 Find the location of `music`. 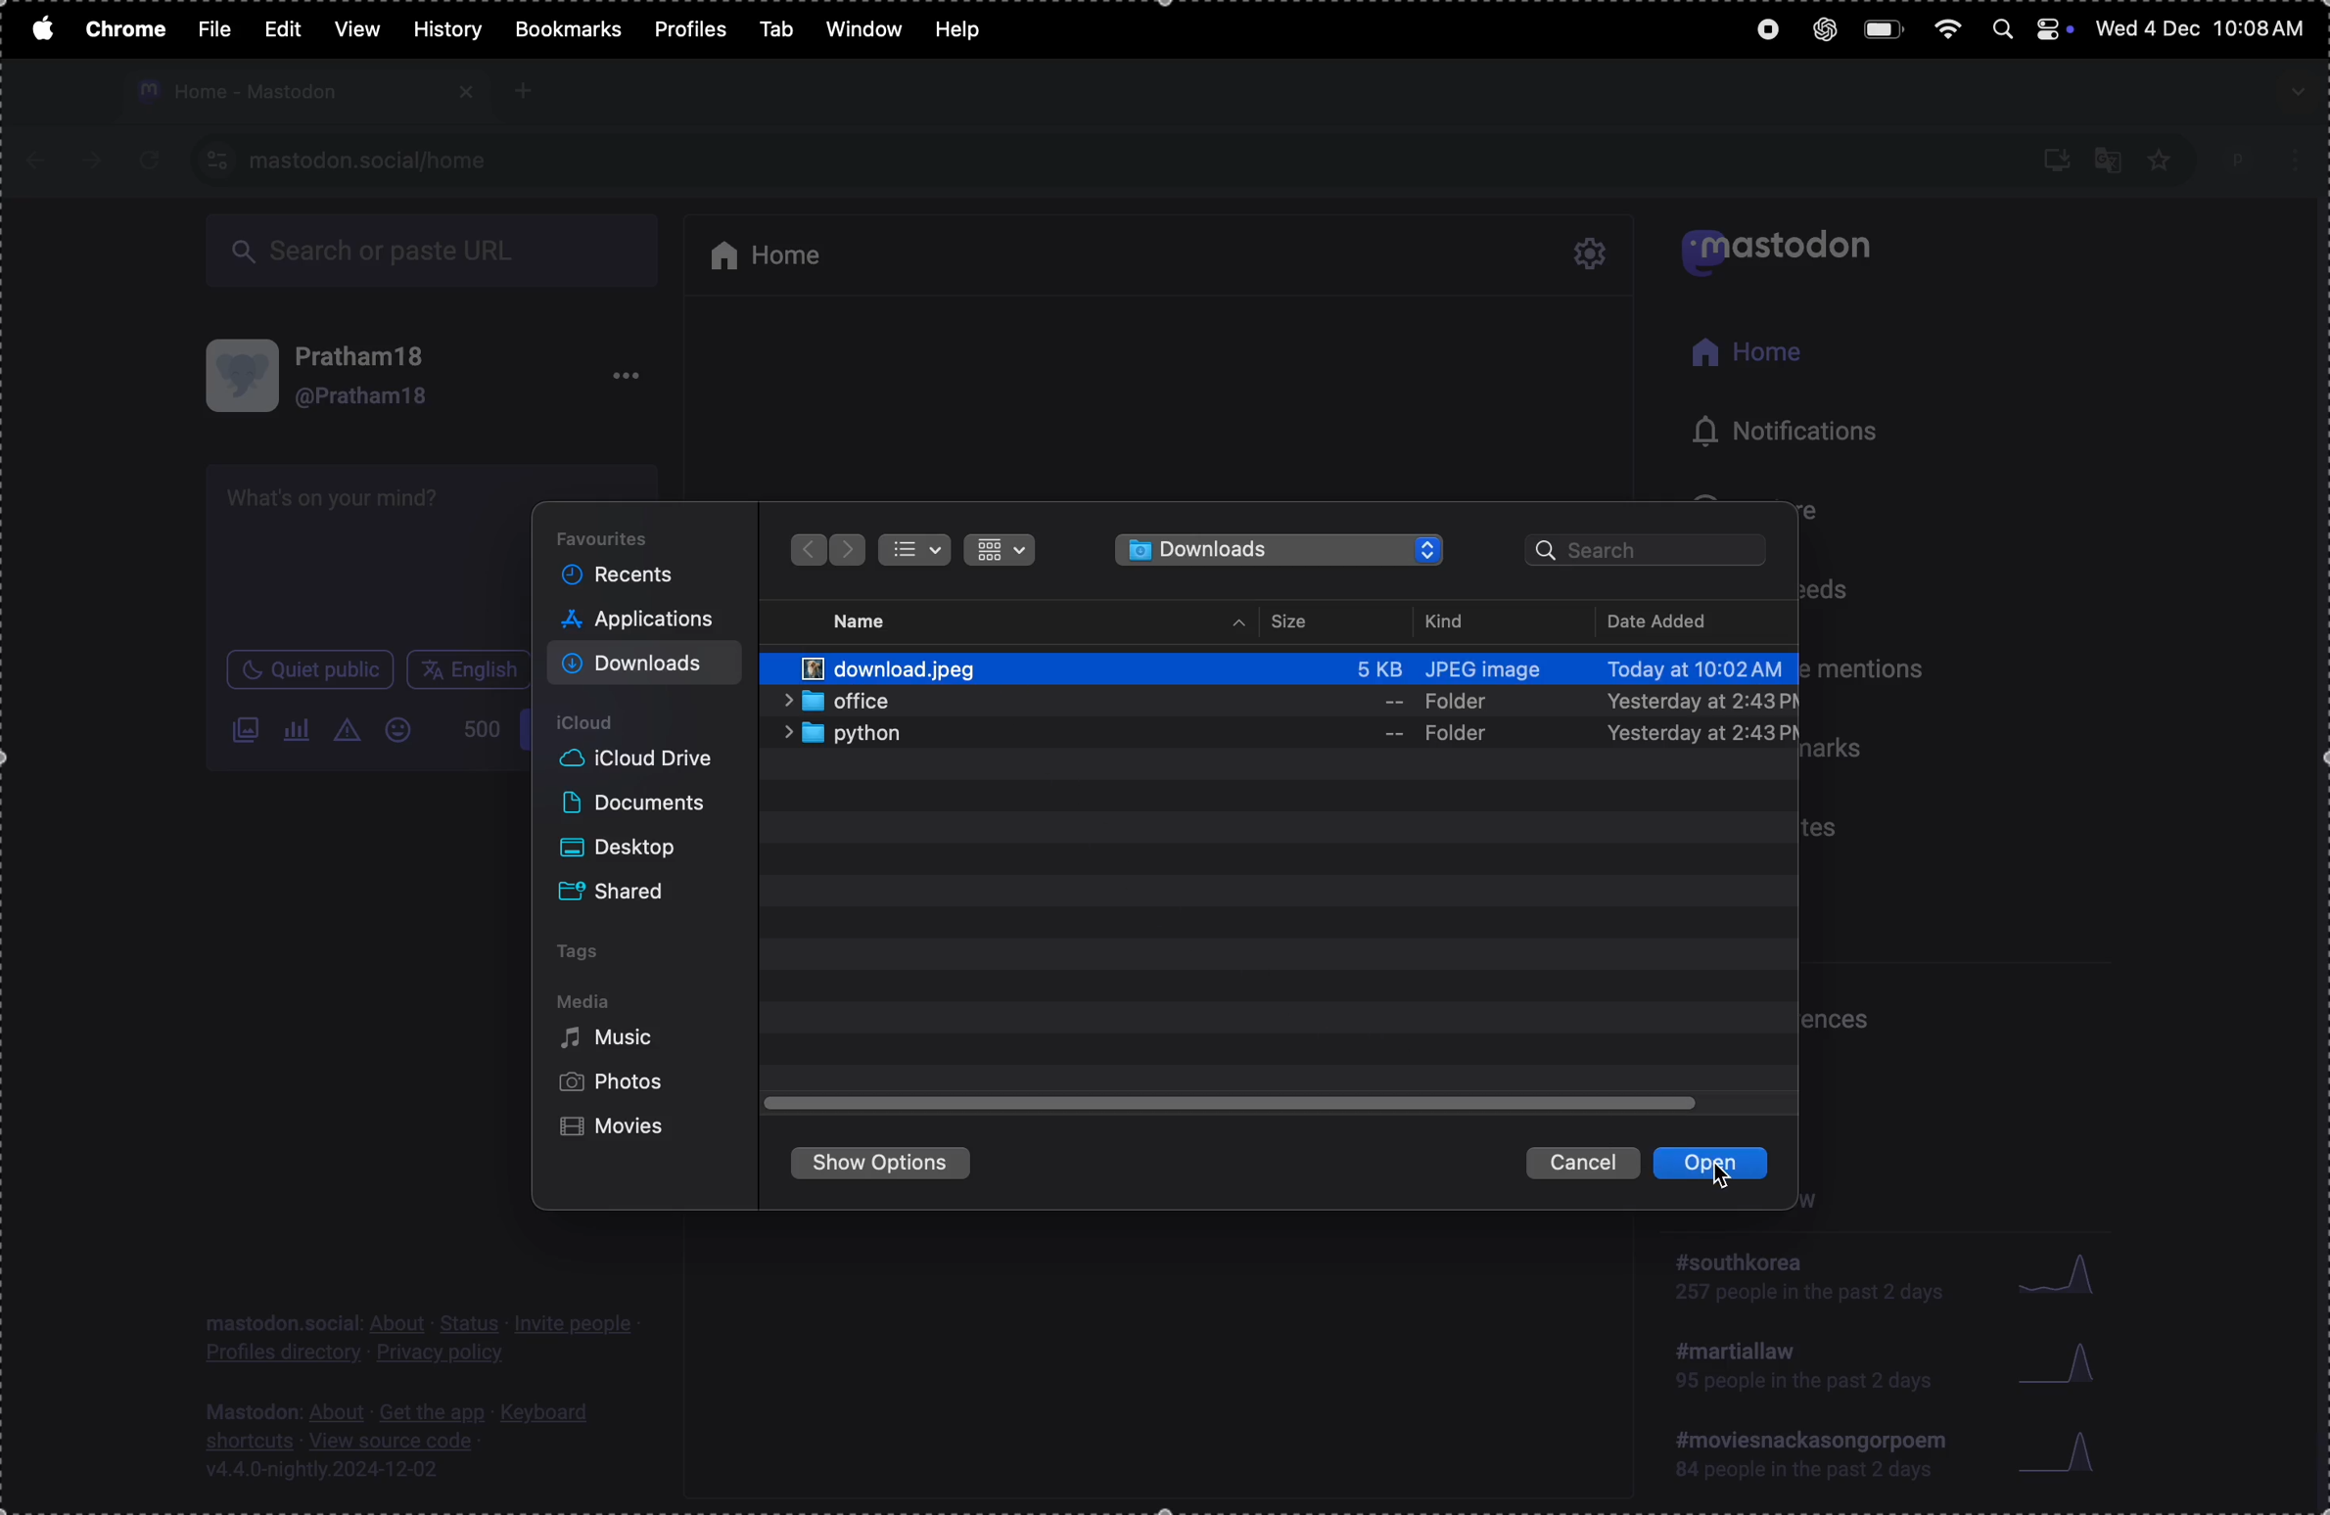

music is located at coordinates (618, 1043).